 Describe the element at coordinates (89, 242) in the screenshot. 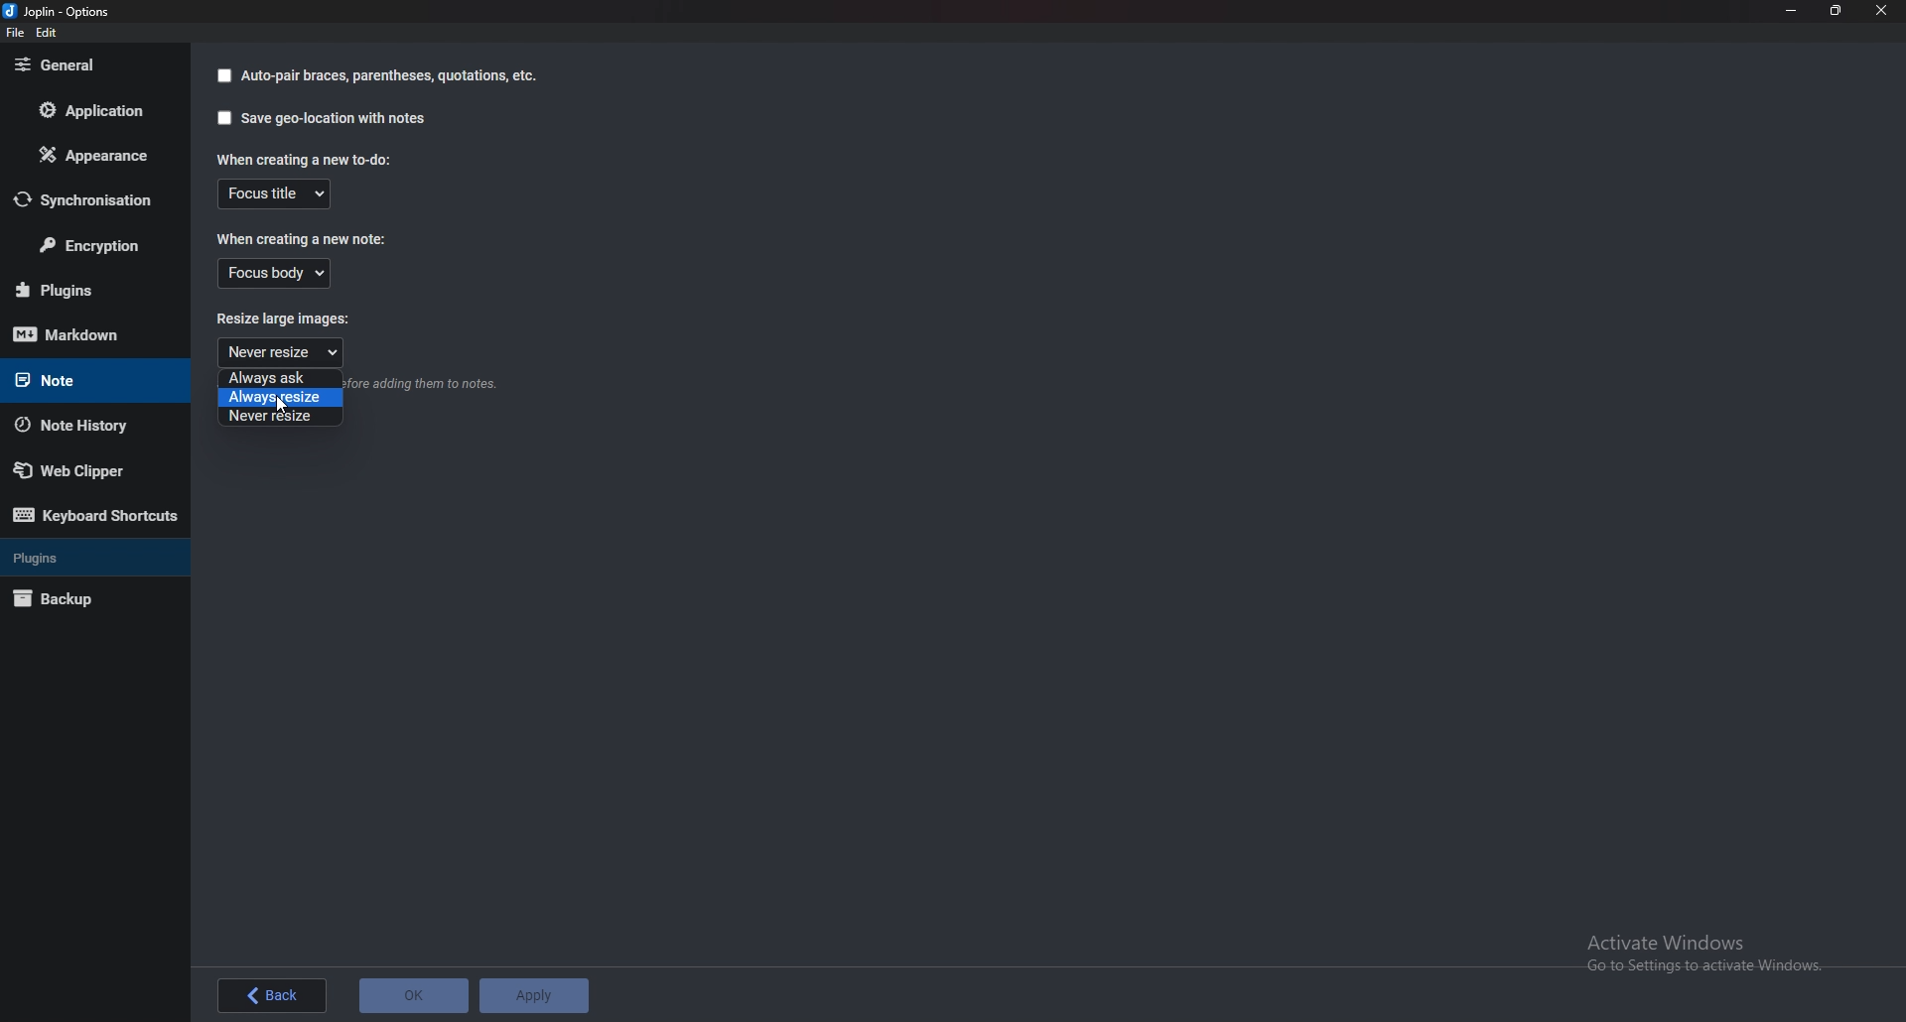

I see `encryption` at that location.